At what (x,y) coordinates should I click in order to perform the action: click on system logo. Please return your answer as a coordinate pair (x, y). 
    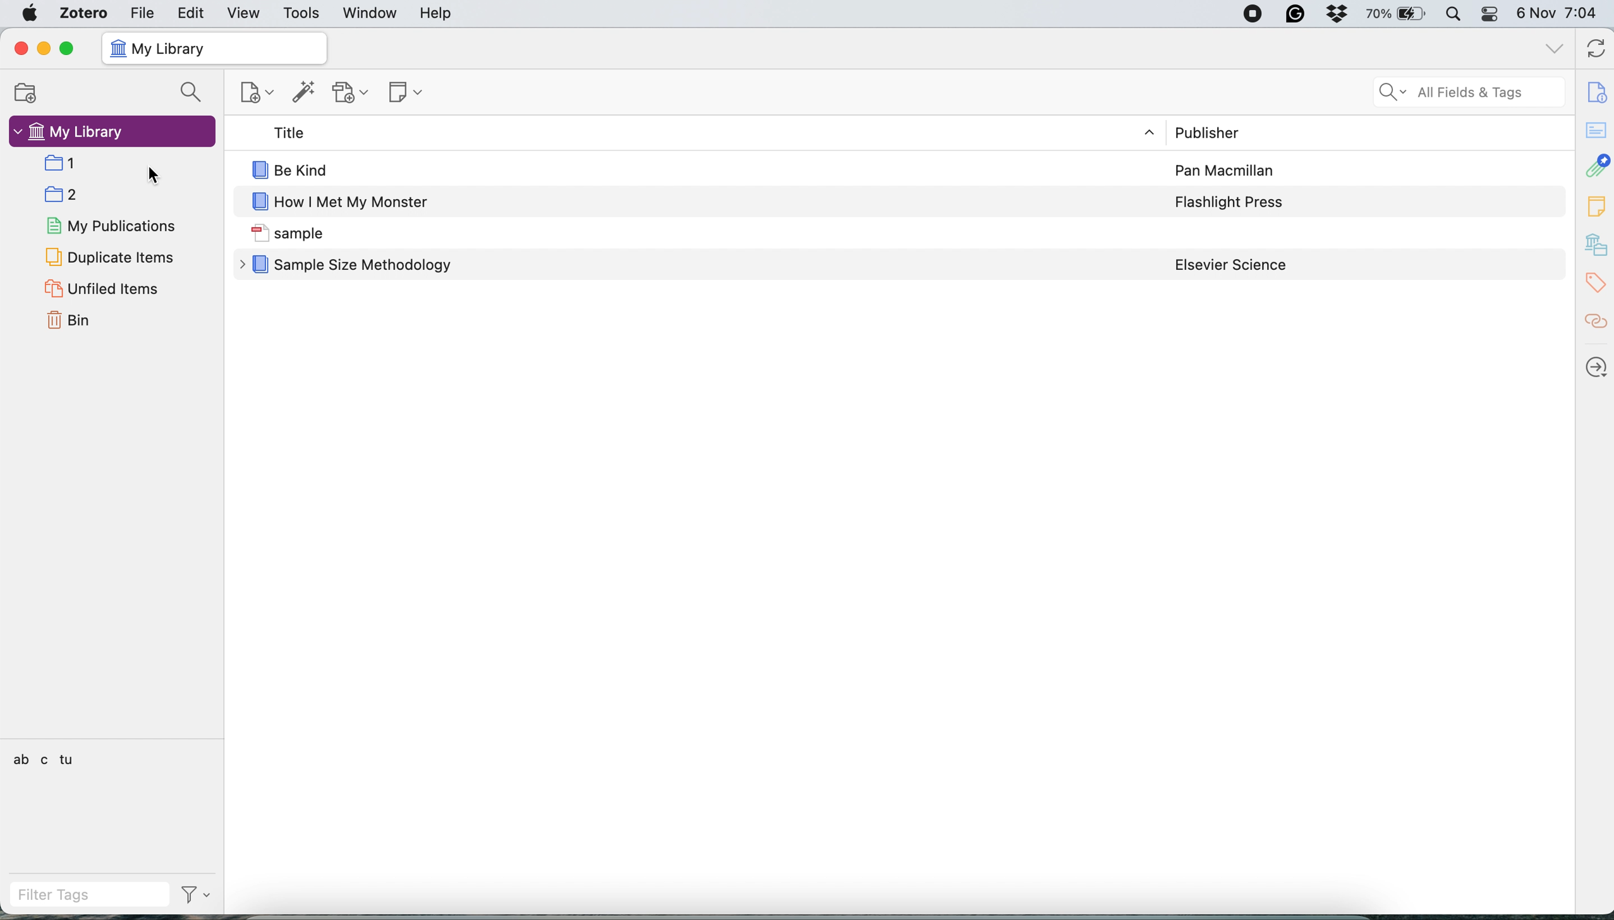
    Looking at the image, I should click on (27, 15).